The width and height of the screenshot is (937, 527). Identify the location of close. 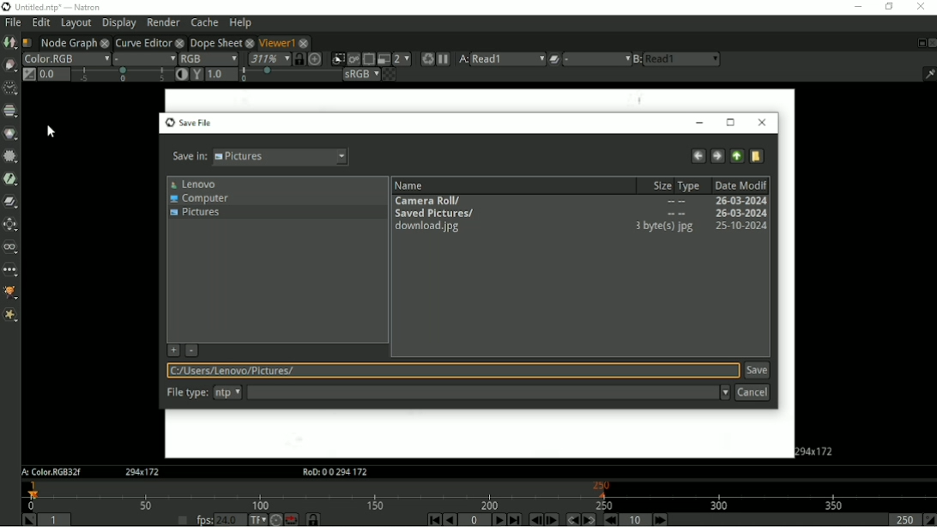
(305, 44).